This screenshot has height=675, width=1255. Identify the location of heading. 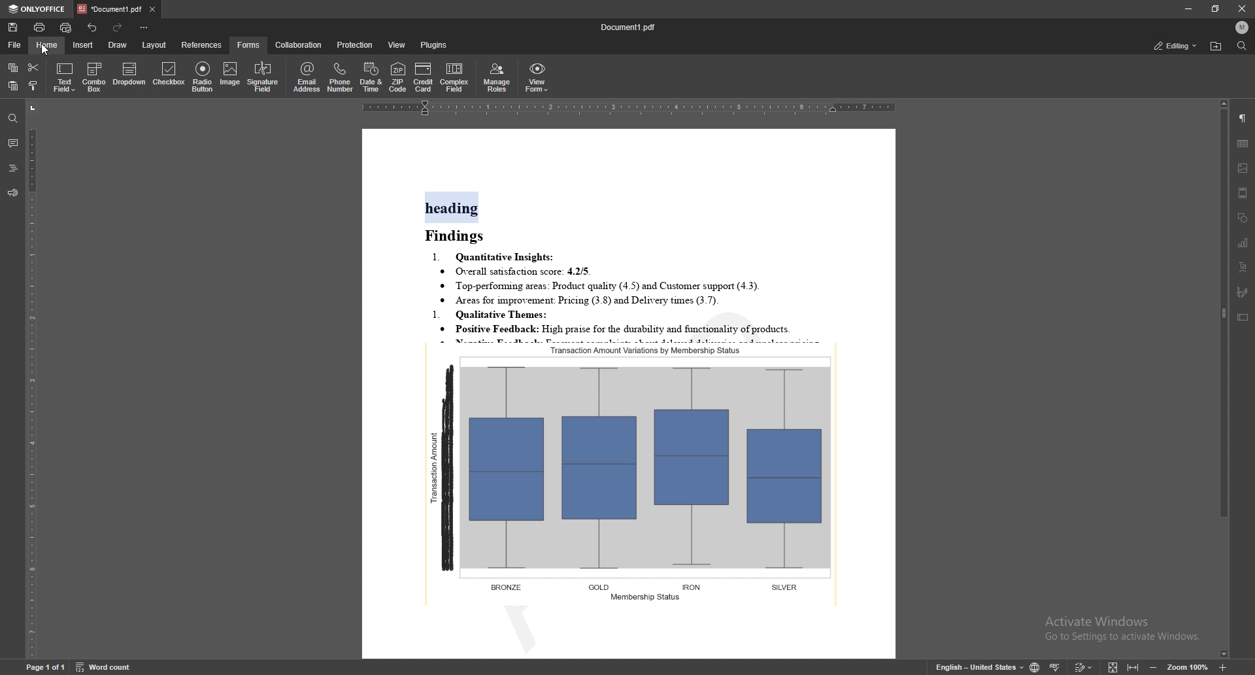
(13, 169).